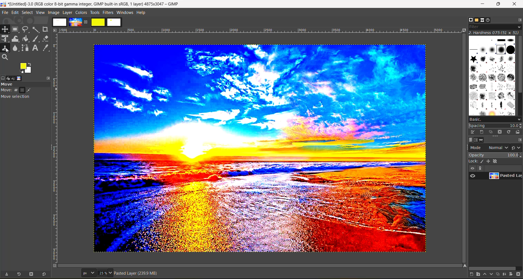 The height and width of the screenshot is (279, 523). Describe the element at coordinates (47, 48) in the screenshot. I see `color picker tool` at that location.